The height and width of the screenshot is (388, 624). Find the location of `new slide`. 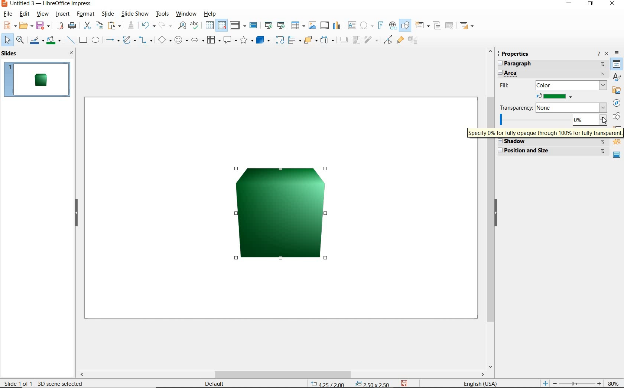

new slide is located at coordinates (422, 25).